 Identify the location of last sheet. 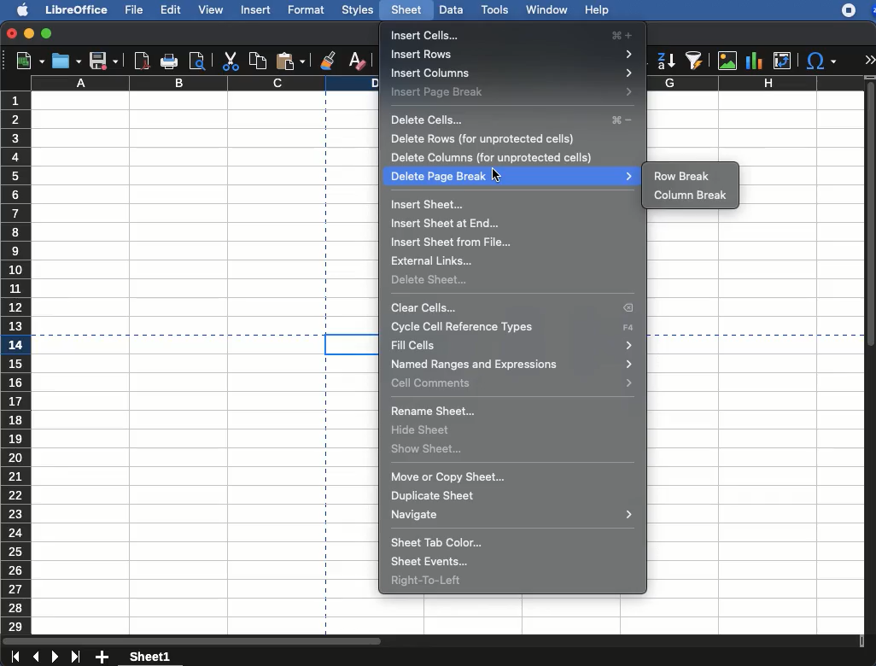
(15, 657).